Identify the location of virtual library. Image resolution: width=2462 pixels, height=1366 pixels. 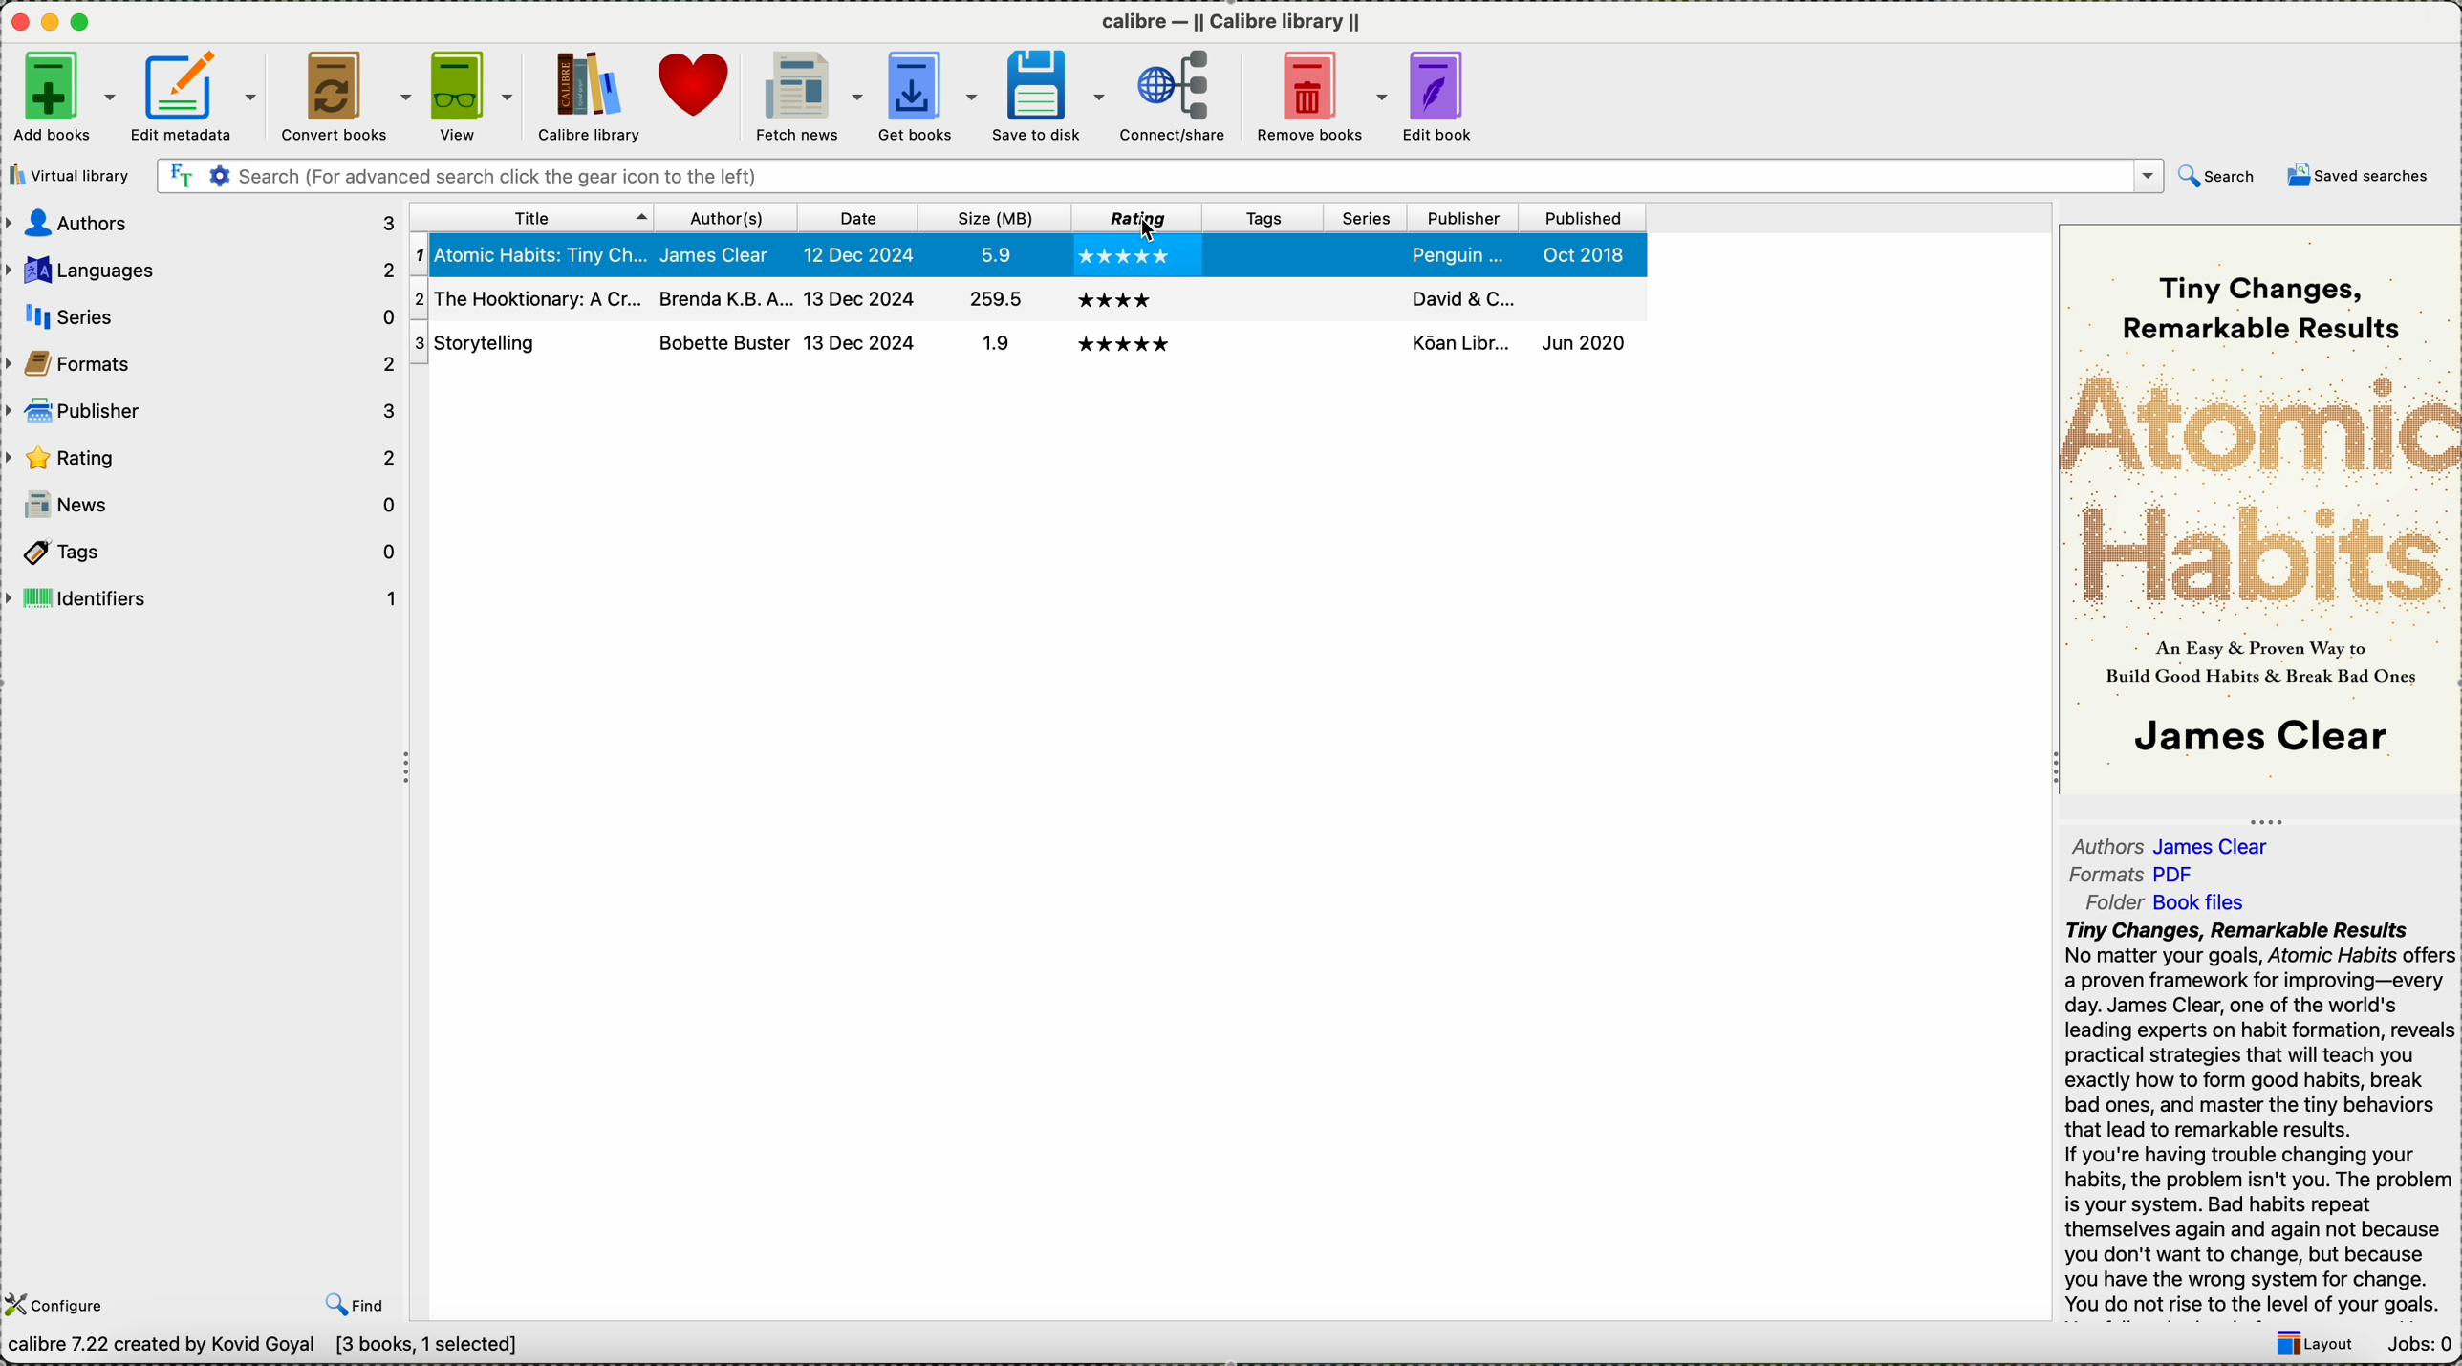
(69, 175).